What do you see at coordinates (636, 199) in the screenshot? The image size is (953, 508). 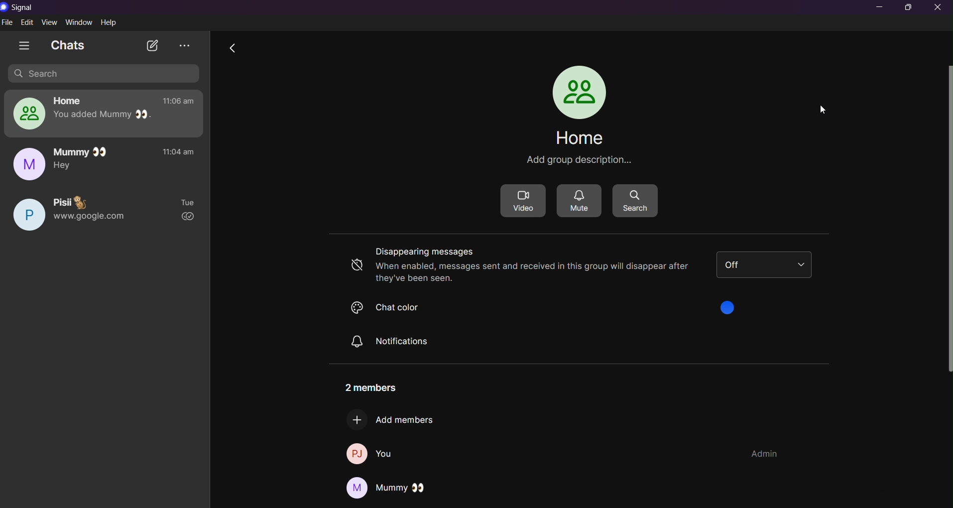 I see `search` at bounding box center [636, 199].